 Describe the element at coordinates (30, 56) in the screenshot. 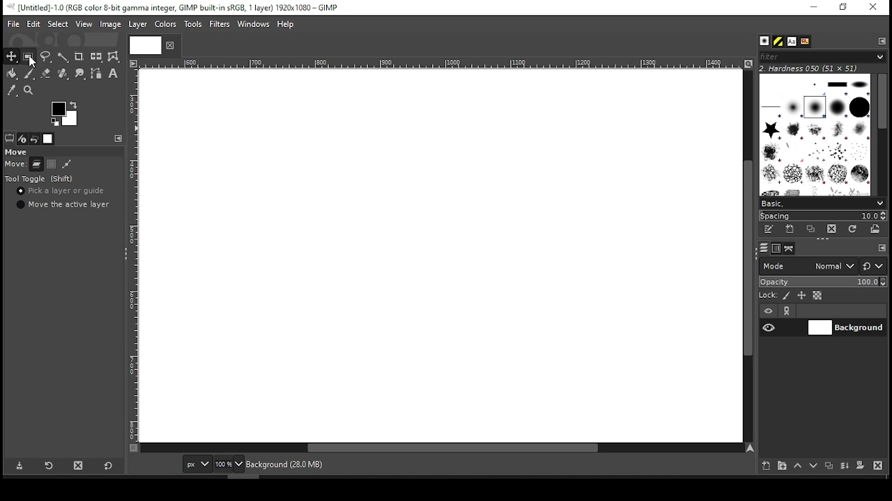

I see `rectangular selection tool` at that location.